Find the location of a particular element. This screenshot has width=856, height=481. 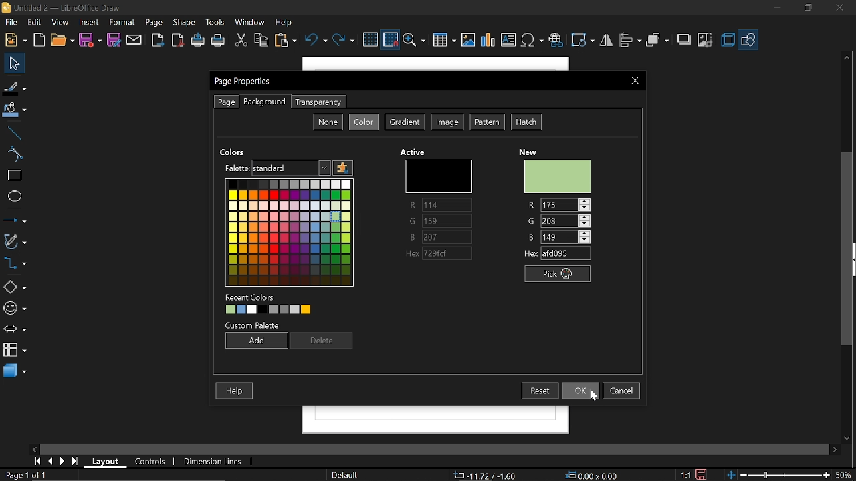

Copy is located at coordinates (262, 41).